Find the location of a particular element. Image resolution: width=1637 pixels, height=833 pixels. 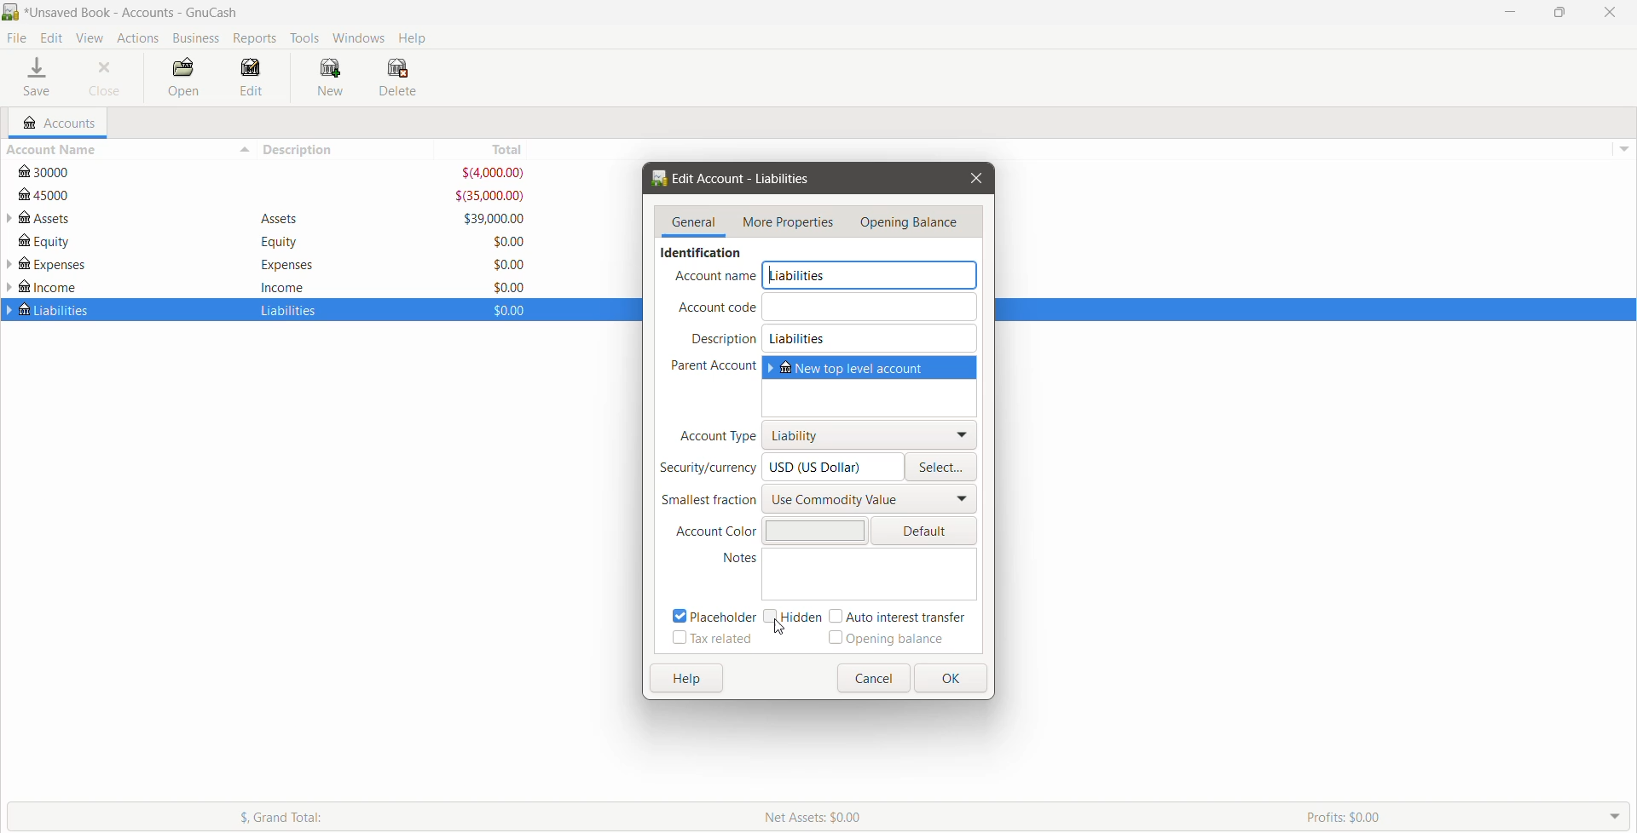

Delete is located at coordinates (400, 78).